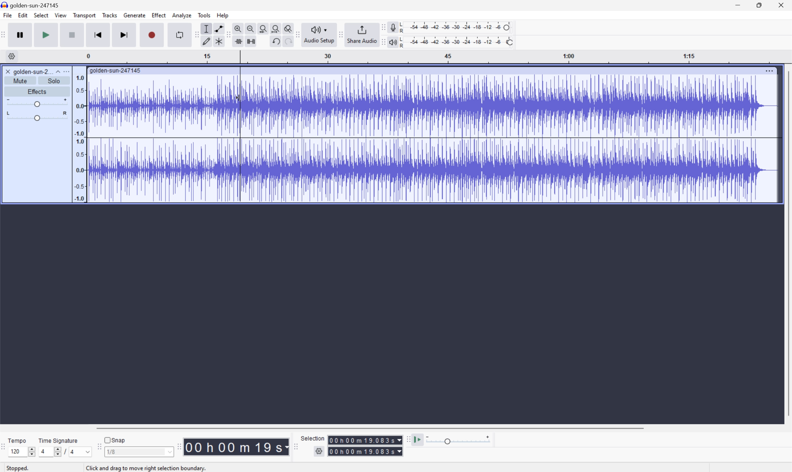 This screenshot has height=472, width=792. What do you see at coordinates (769, 69) in the screenshot?
I see `More` at bounding box center [769, 69].